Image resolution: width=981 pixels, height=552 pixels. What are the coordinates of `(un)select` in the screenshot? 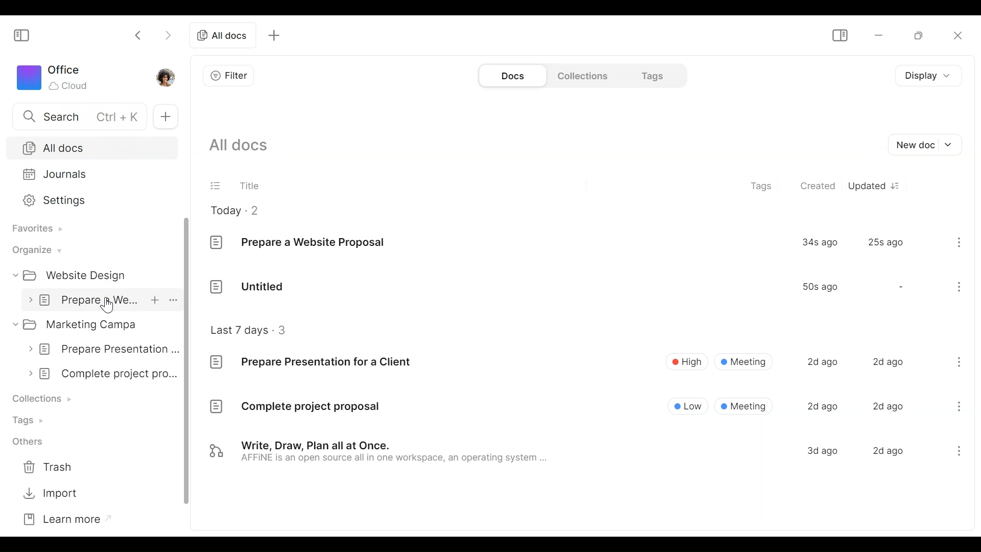 It's located at (214, 187).